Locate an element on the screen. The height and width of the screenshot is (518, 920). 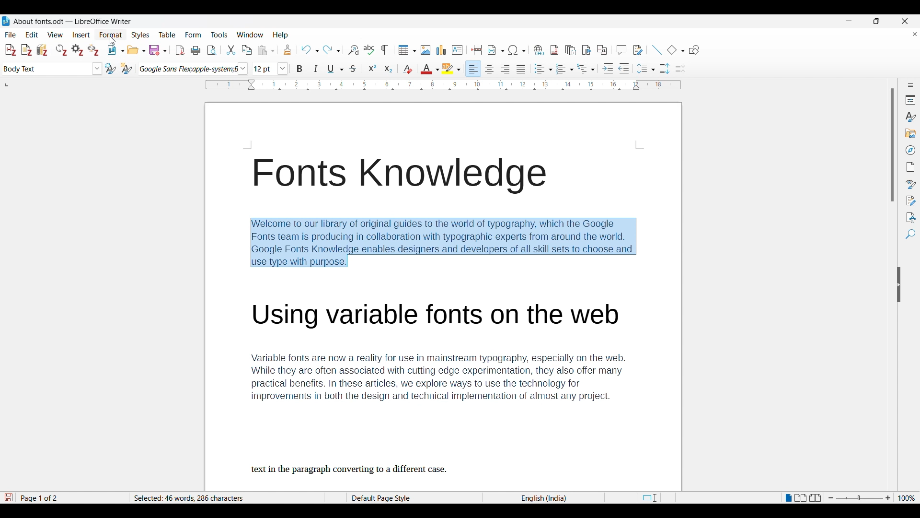
Text color options is located at coordinates (430, 69).